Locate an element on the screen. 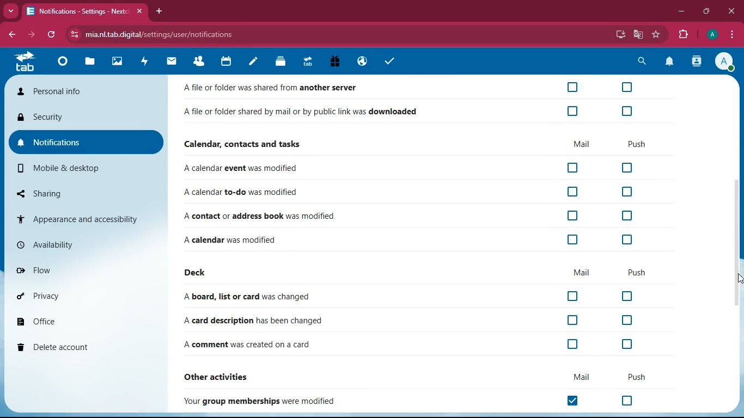  security is located at coordinates (87, 119).